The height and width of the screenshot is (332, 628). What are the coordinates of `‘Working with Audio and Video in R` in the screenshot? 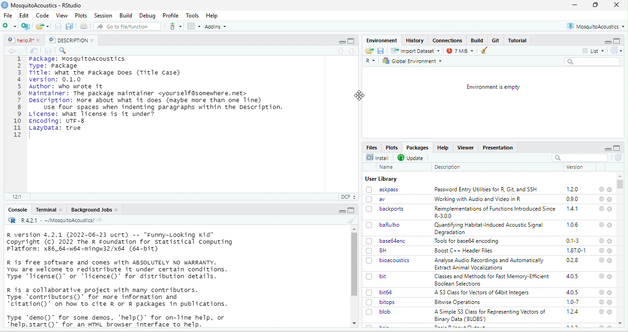 It's located at (478, 199).